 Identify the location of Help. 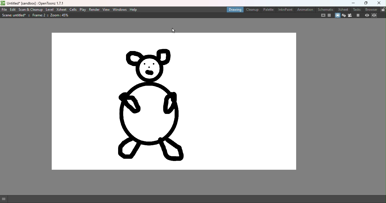
(135, 10).